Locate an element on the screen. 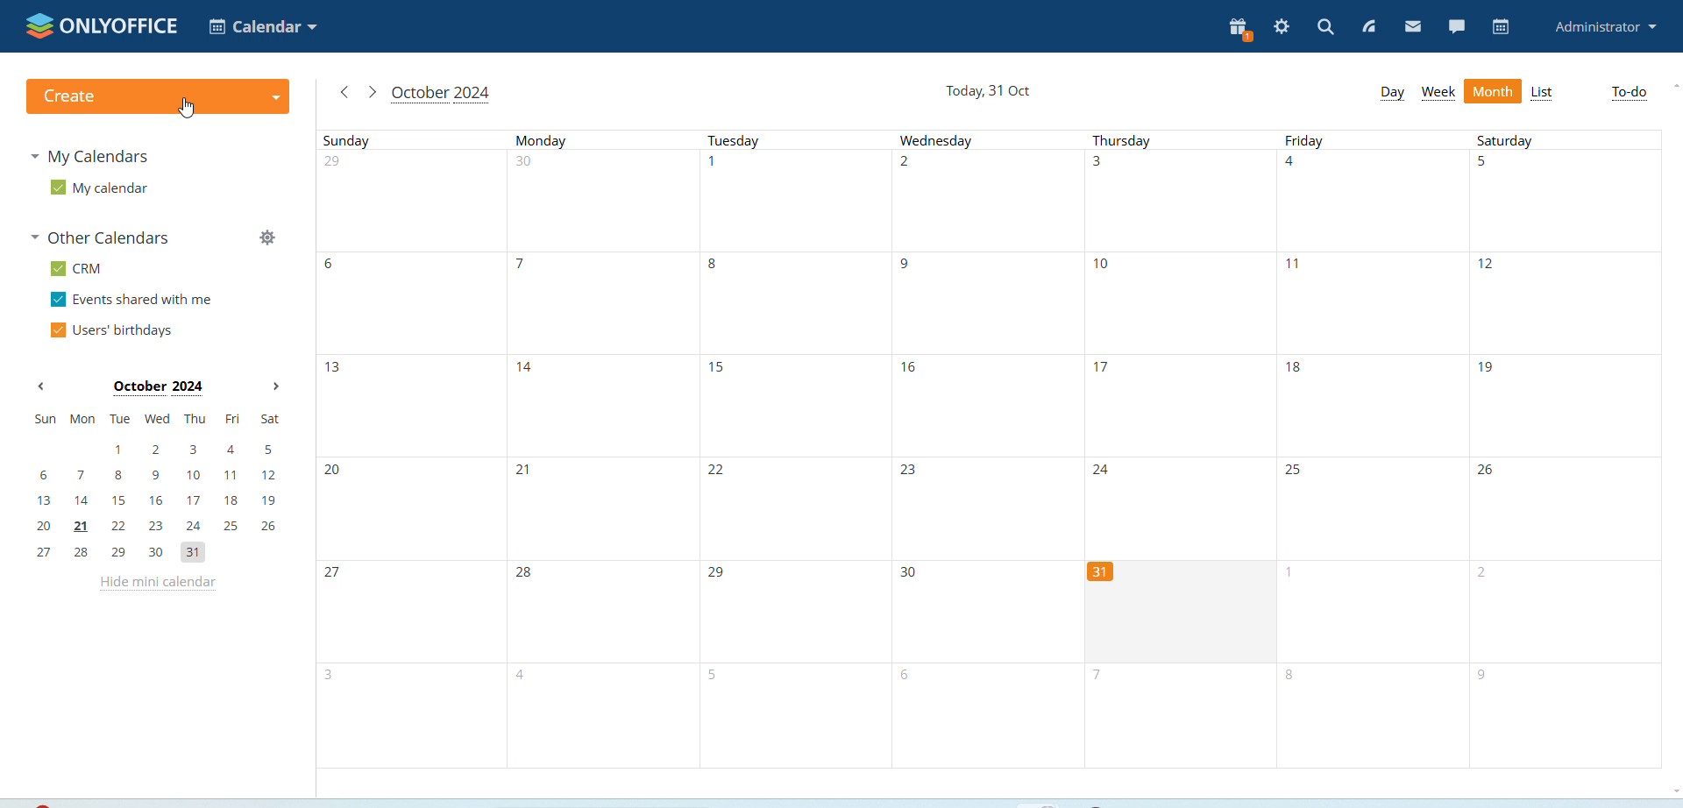  hide mini calendar is located at coordinates (157, 585).